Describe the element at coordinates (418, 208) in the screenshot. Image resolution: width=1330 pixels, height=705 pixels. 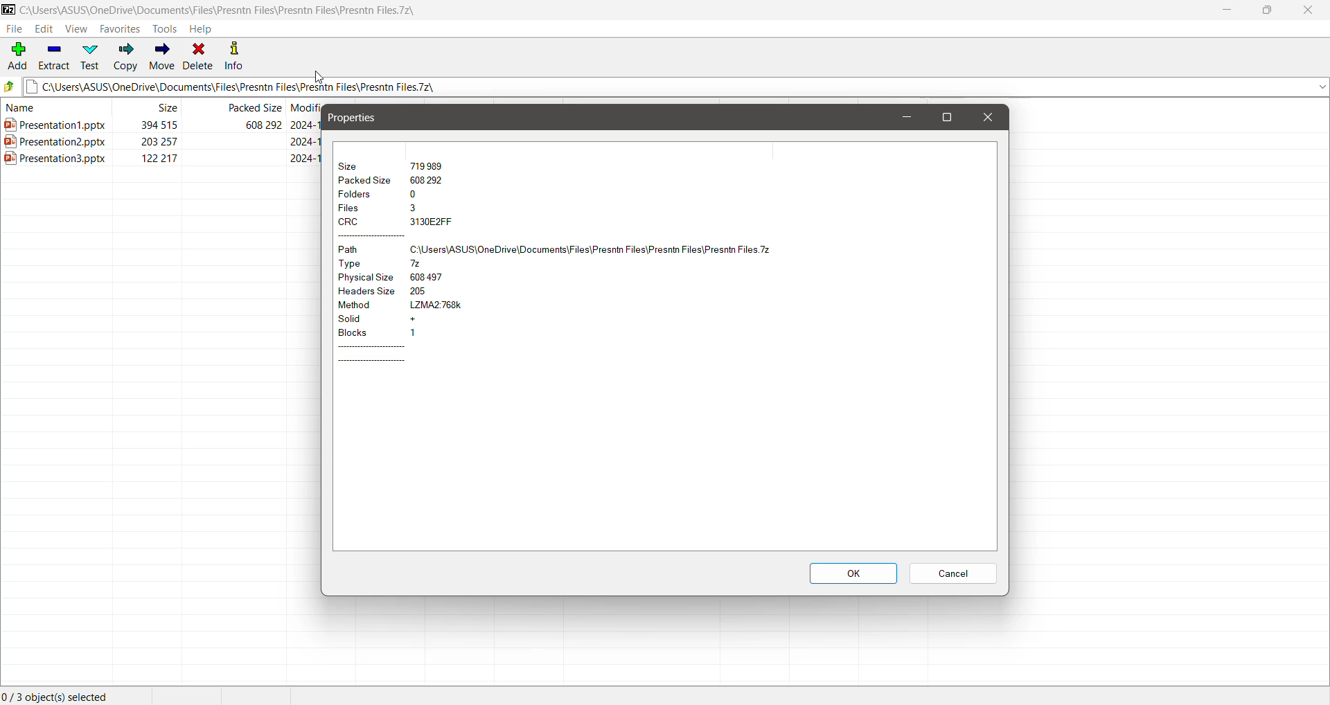
I see `3` at that location.